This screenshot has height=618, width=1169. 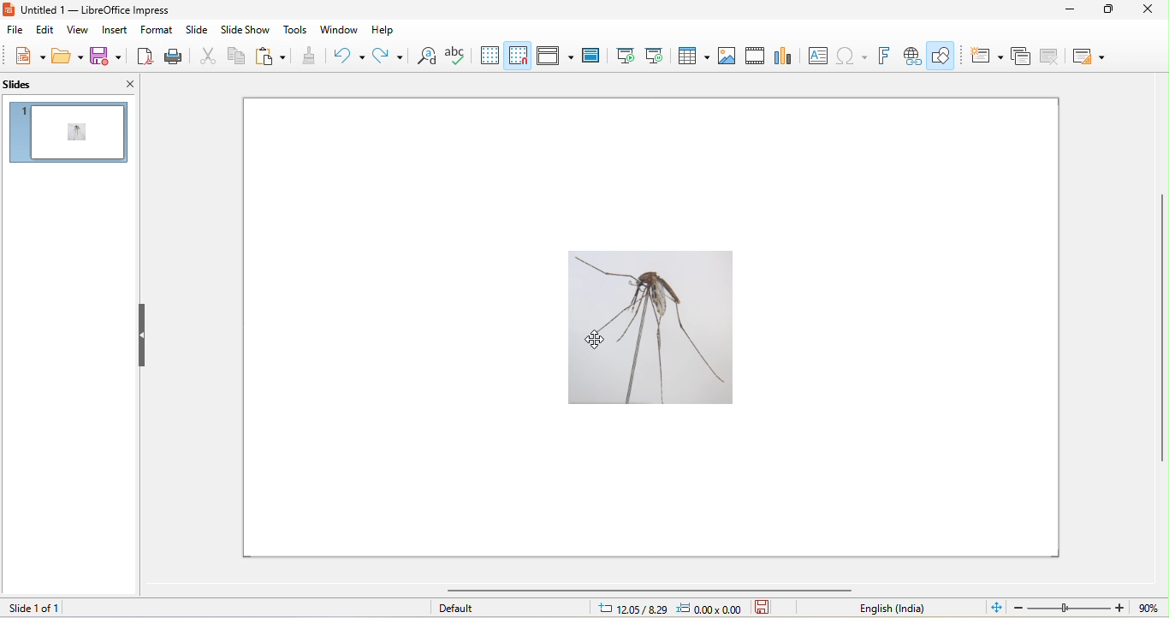 What do you see at coordinates (852, 56) in the screenshot?
I see `insert special characters` at bounding box center [852, 56].